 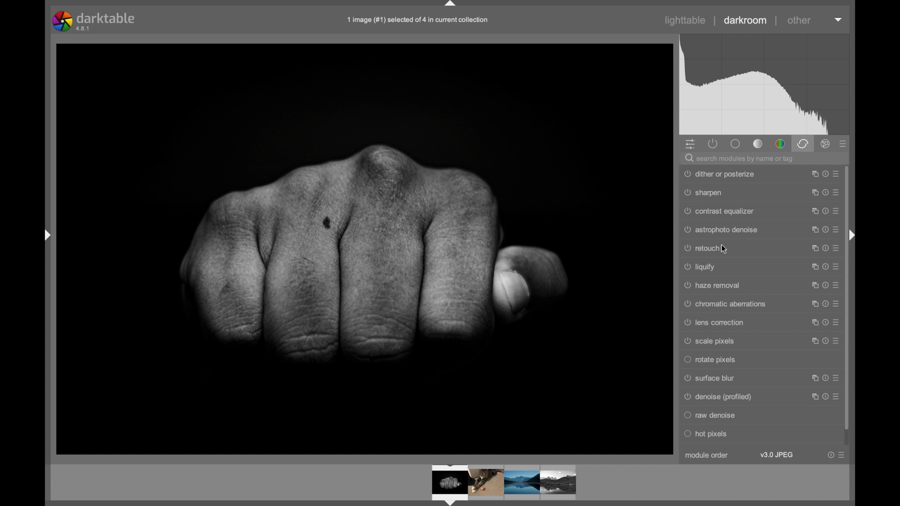 What do you see at coordinates (839, 19) in the screenshot?
I see `dropdown menu` at bounding box center [839, 19].